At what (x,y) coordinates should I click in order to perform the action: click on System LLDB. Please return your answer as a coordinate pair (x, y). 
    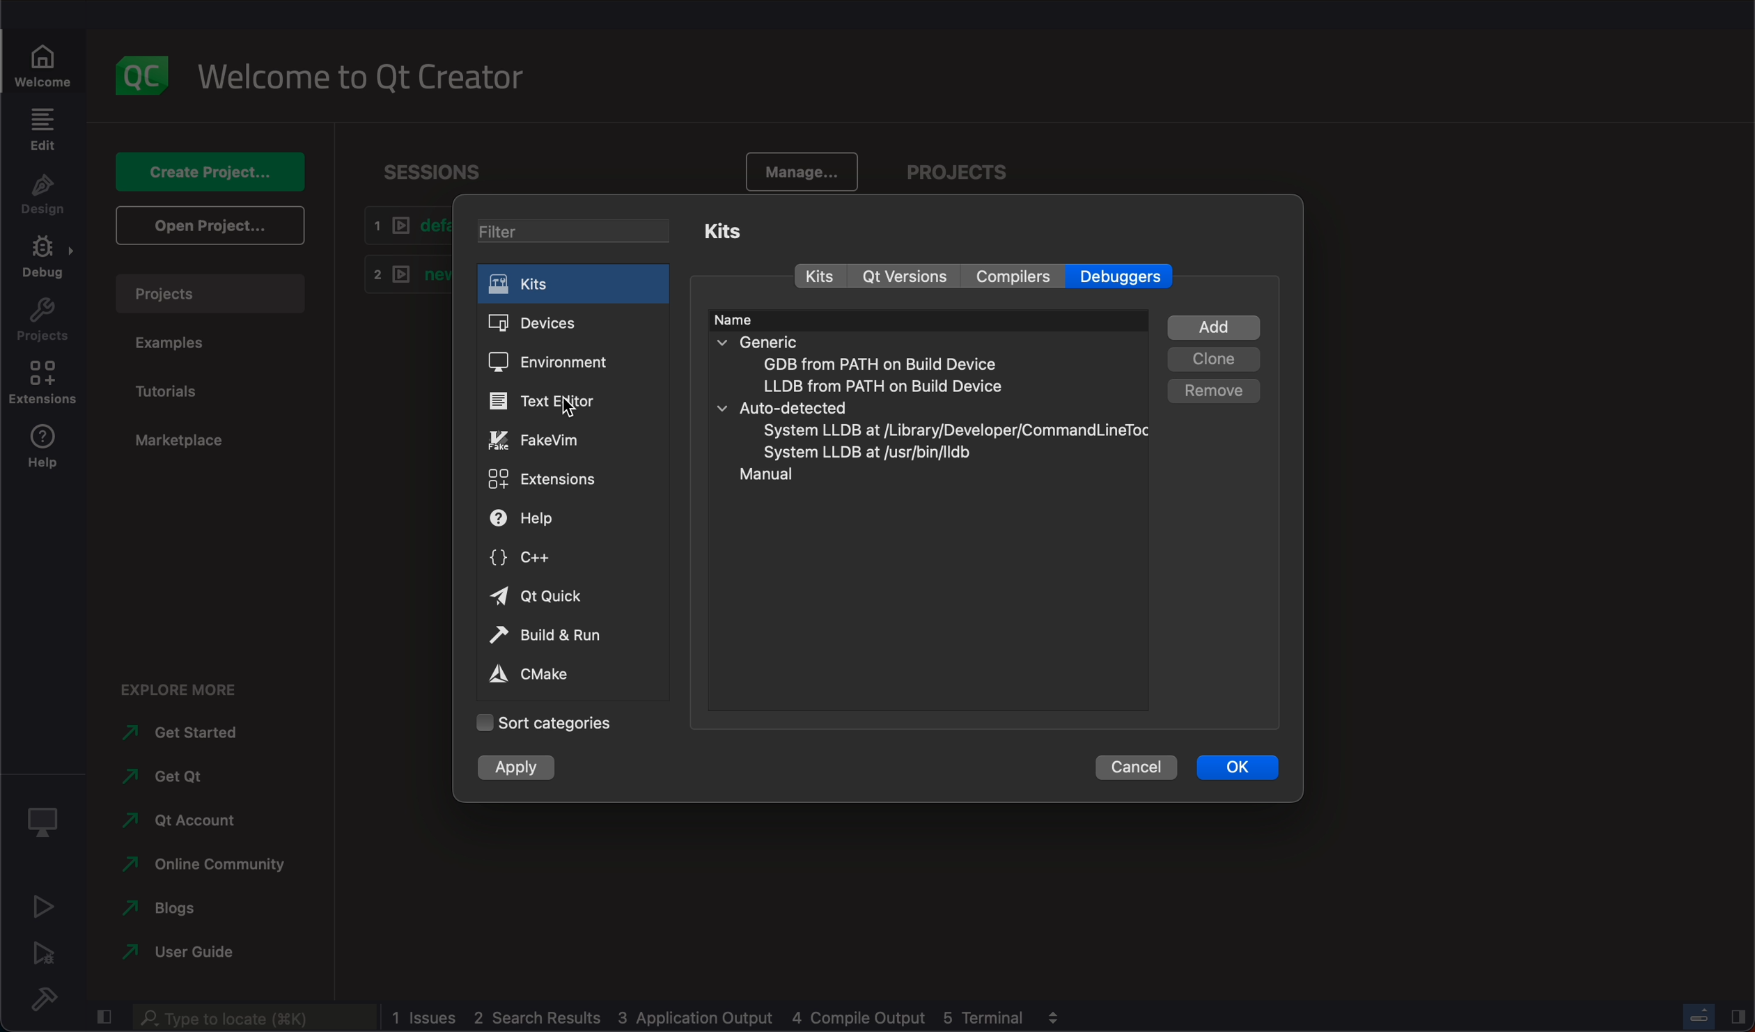
    Looking at the image, I should click on (950, 430).